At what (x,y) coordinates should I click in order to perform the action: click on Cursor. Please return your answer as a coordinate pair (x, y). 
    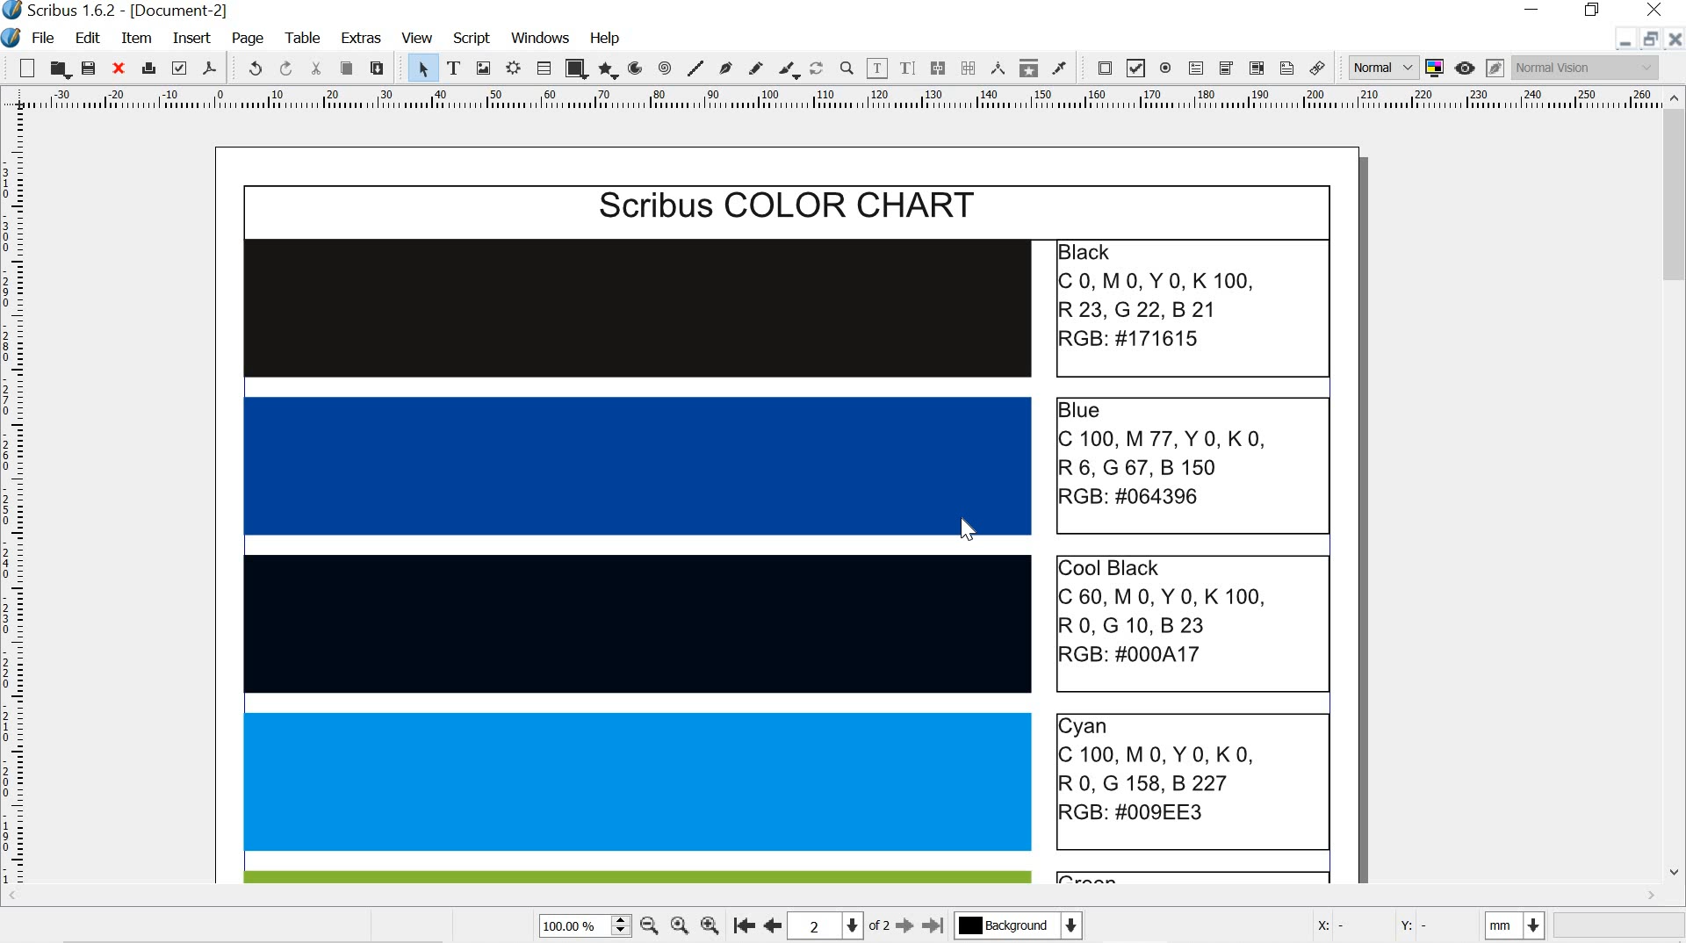
    Looking at the image, I should click on (969, 529).